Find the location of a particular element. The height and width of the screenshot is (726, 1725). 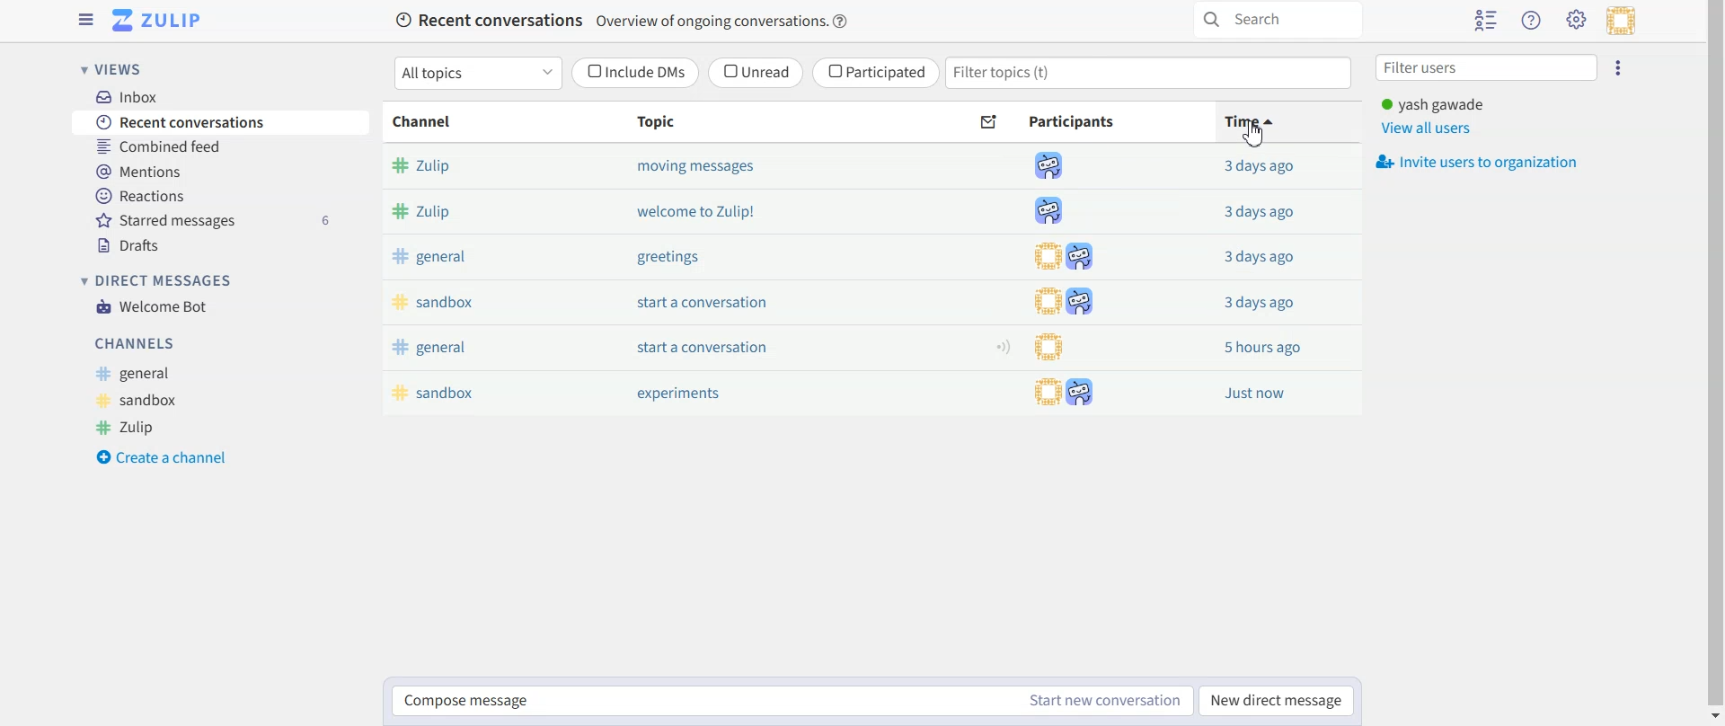

Direct messages is located at coordinates (155, 281).